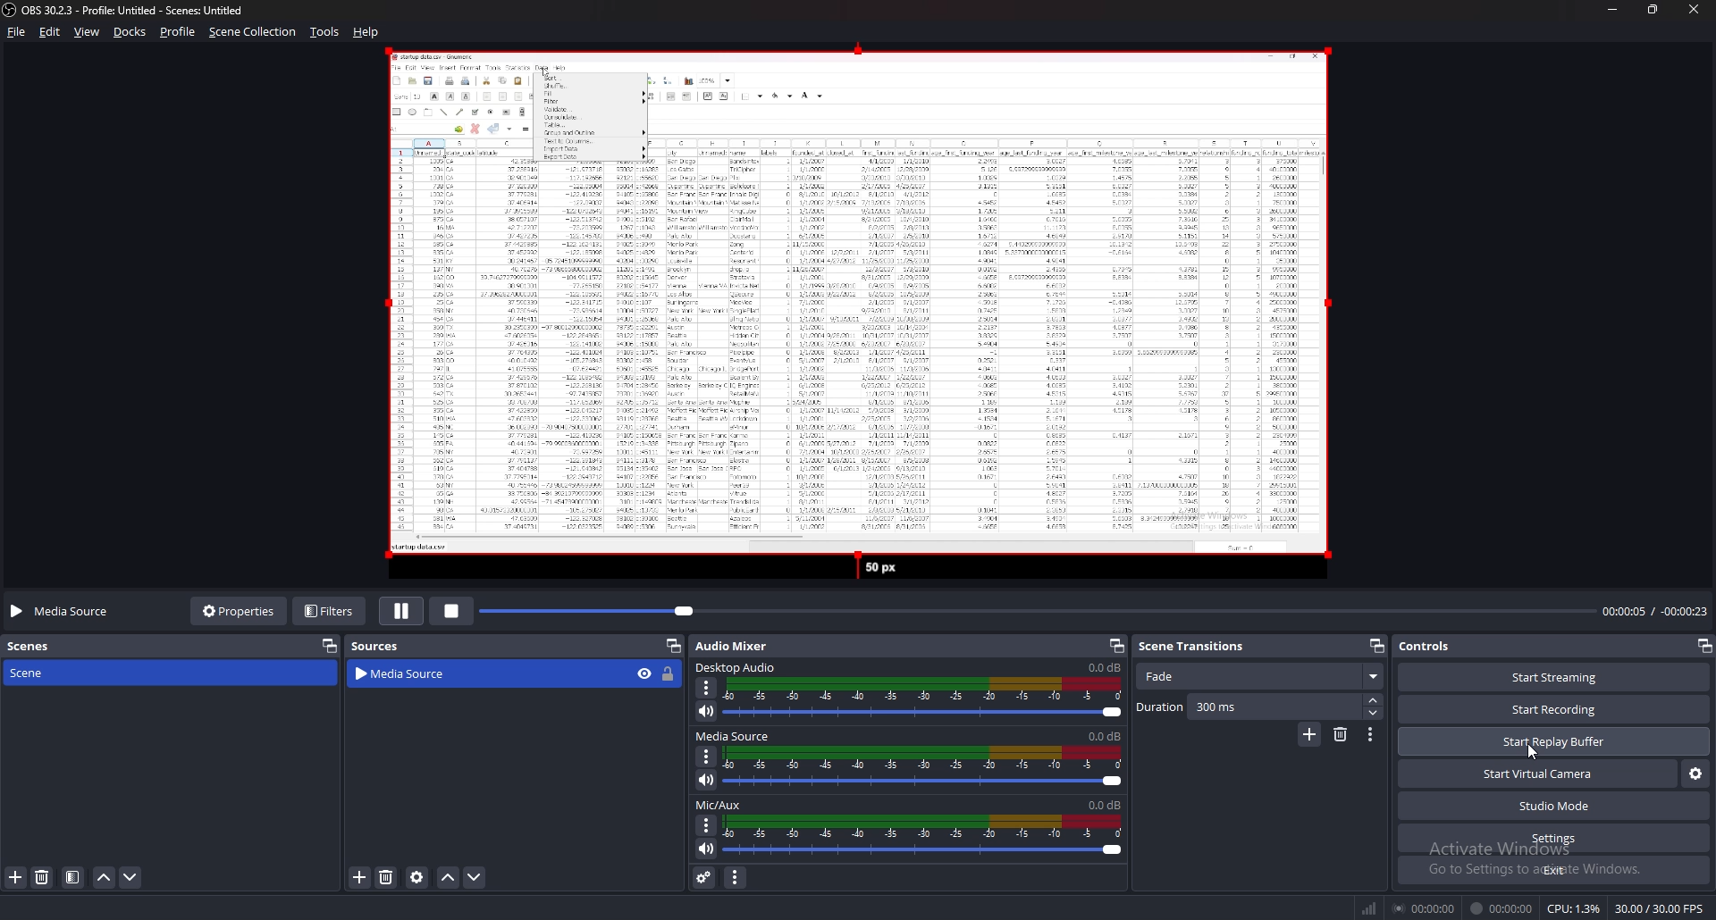  What do you see at coordinates (51, 32) in the screenshot?
I see `edit` at bounding box center [51, 32].